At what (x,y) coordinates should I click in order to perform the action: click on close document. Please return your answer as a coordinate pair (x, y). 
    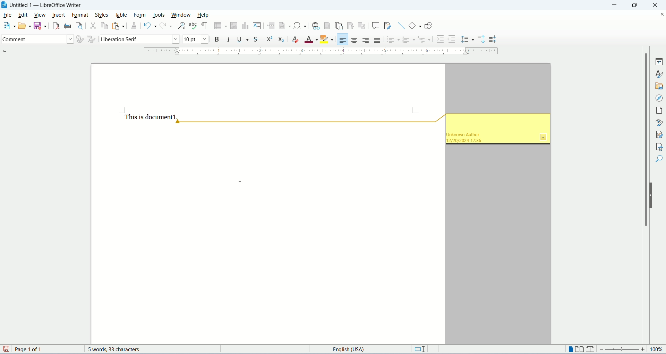
    Looking at the image, I should click on (660, 14).